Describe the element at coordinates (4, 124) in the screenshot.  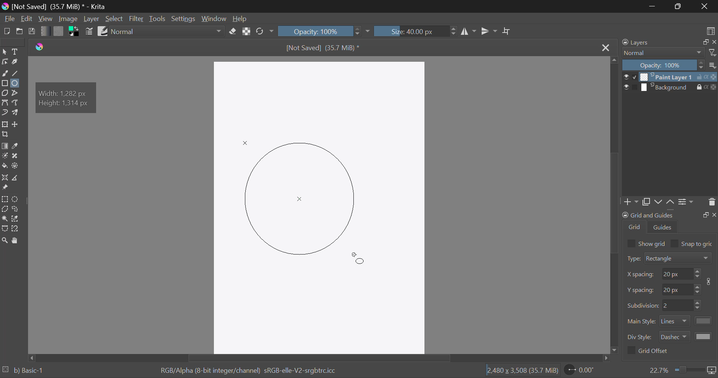
I see `Transform Layer` at that location.